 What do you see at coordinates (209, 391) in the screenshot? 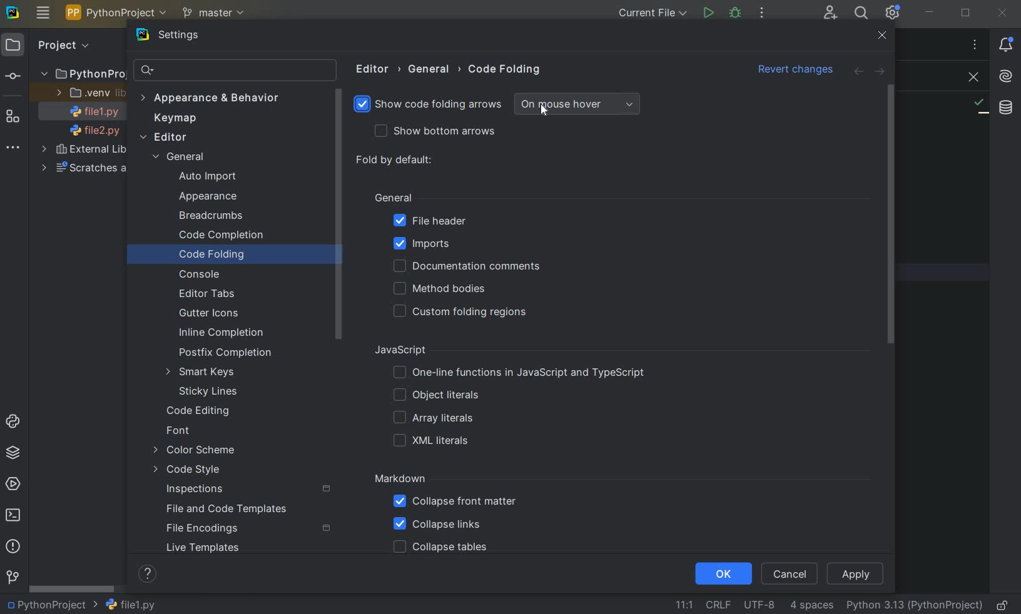
I see `STICKY LINES` at bounding box center [209, 391].